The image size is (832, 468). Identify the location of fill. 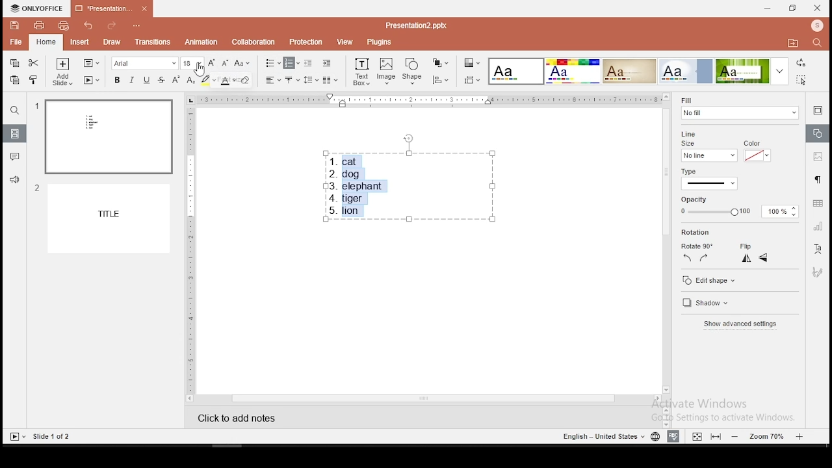
(738, 109).